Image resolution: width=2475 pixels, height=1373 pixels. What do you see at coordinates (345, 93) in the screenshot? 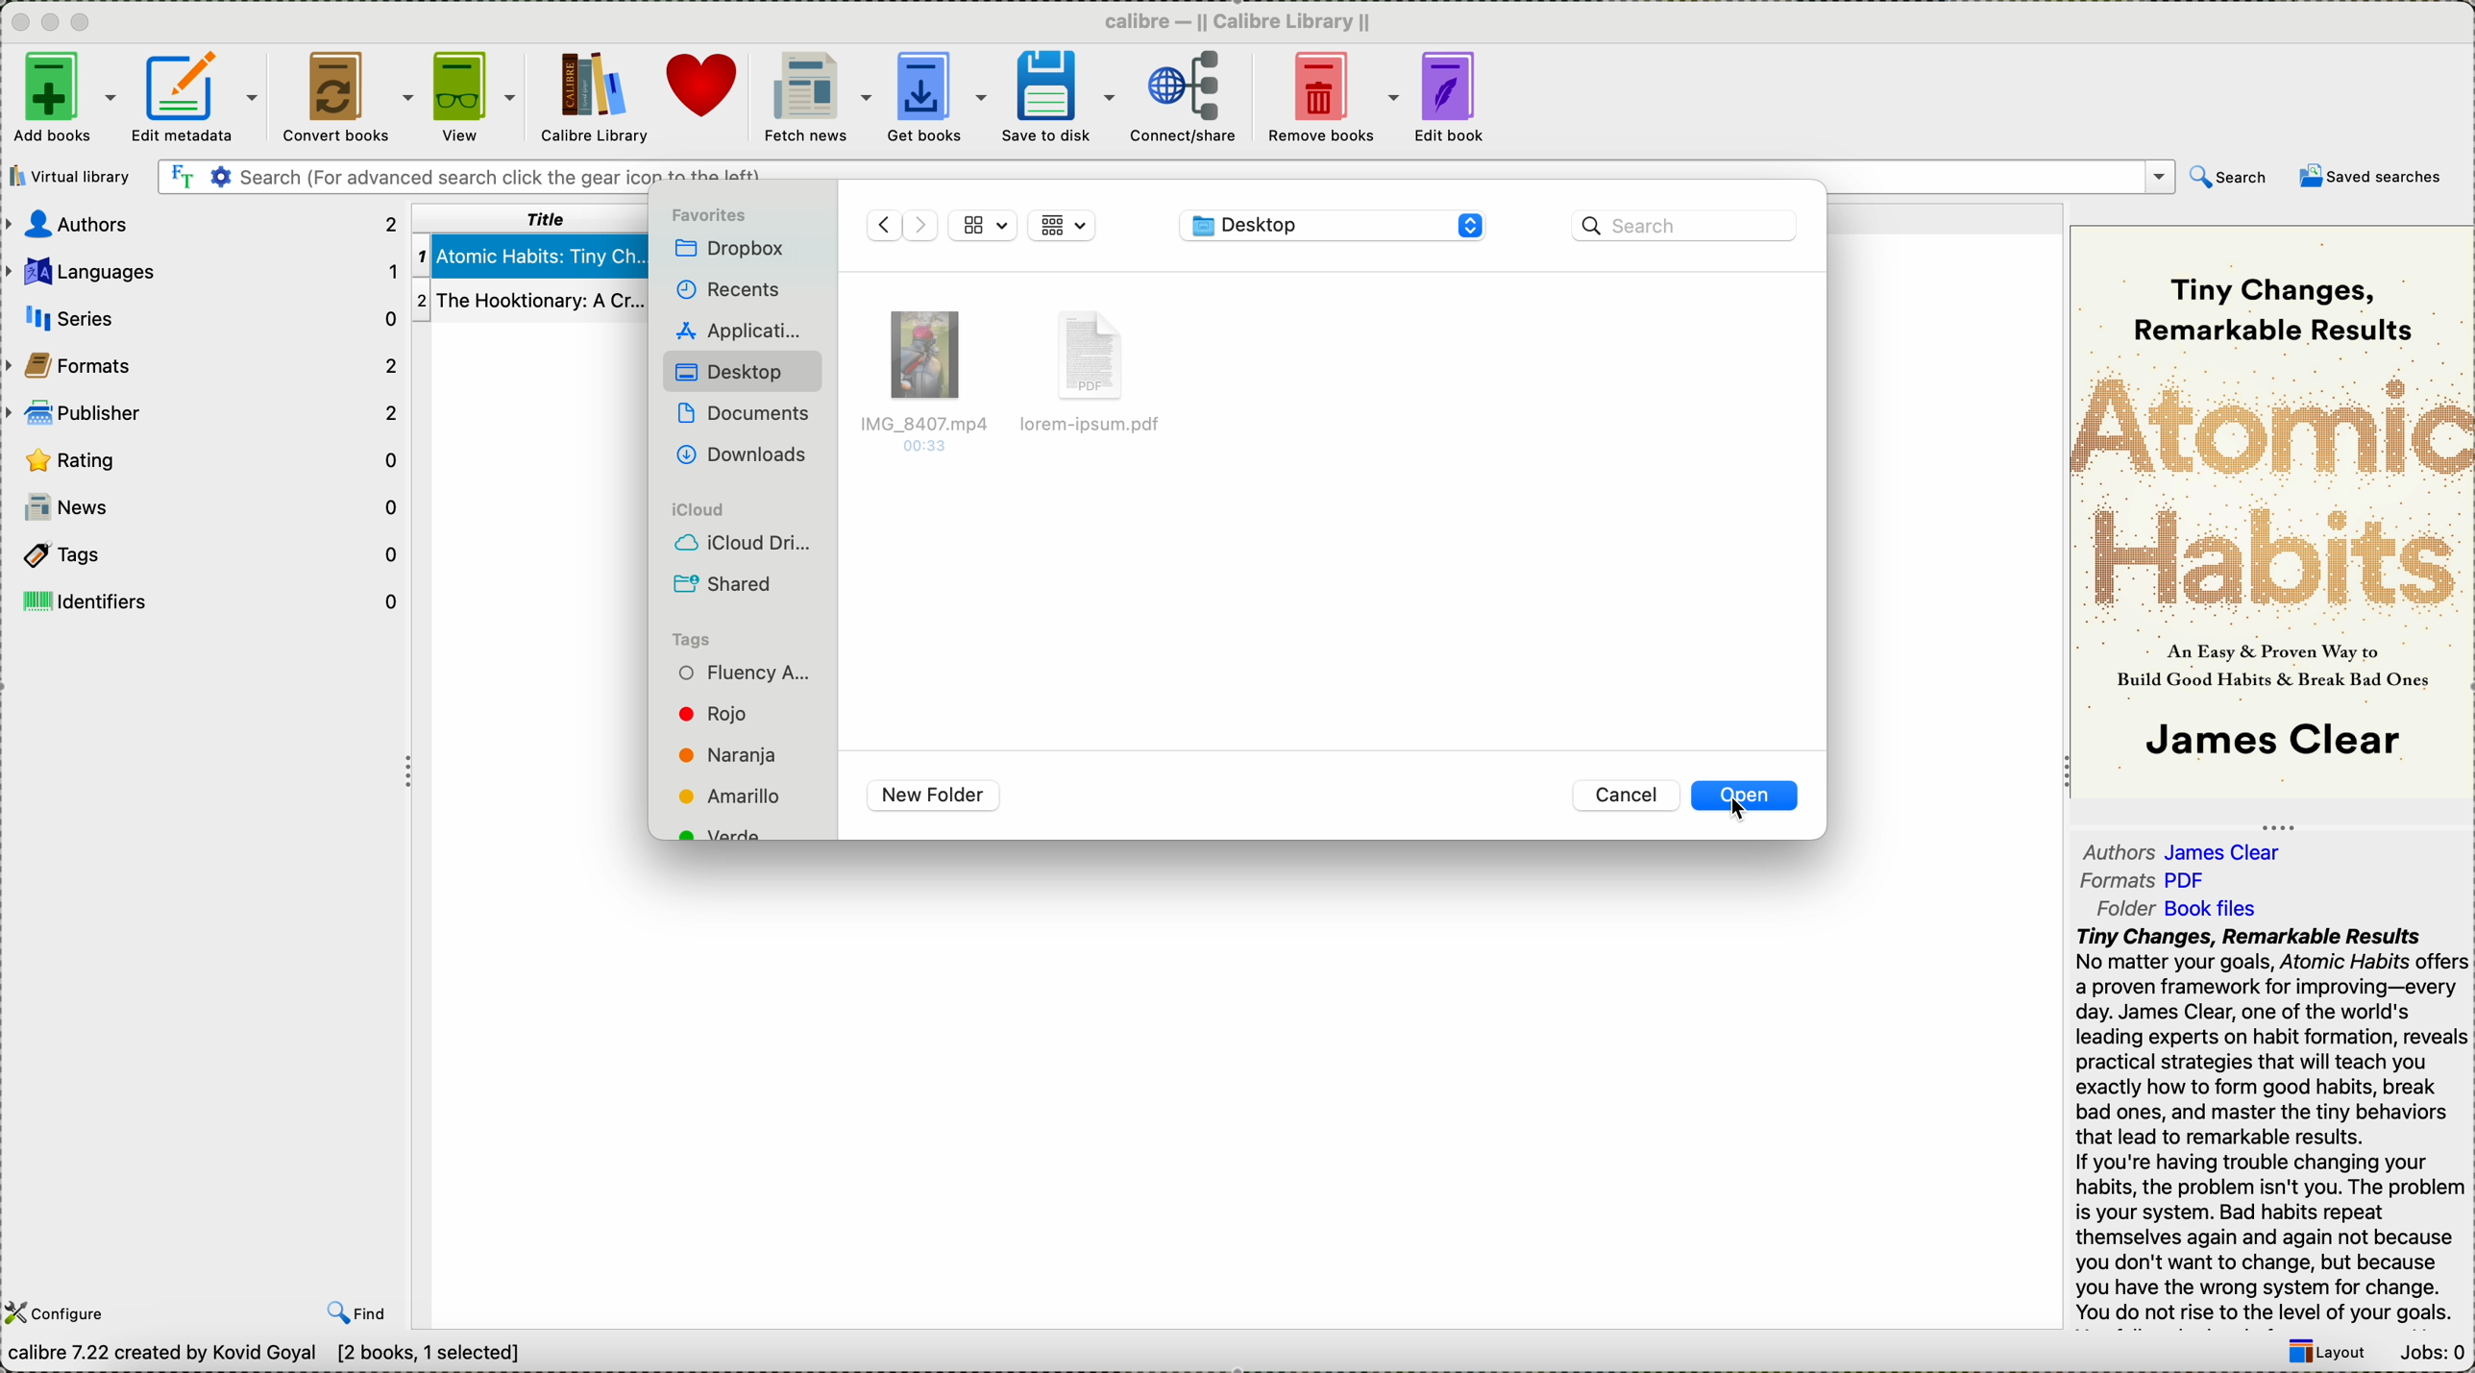
I see `convert books` at bounding box center [345, 93].